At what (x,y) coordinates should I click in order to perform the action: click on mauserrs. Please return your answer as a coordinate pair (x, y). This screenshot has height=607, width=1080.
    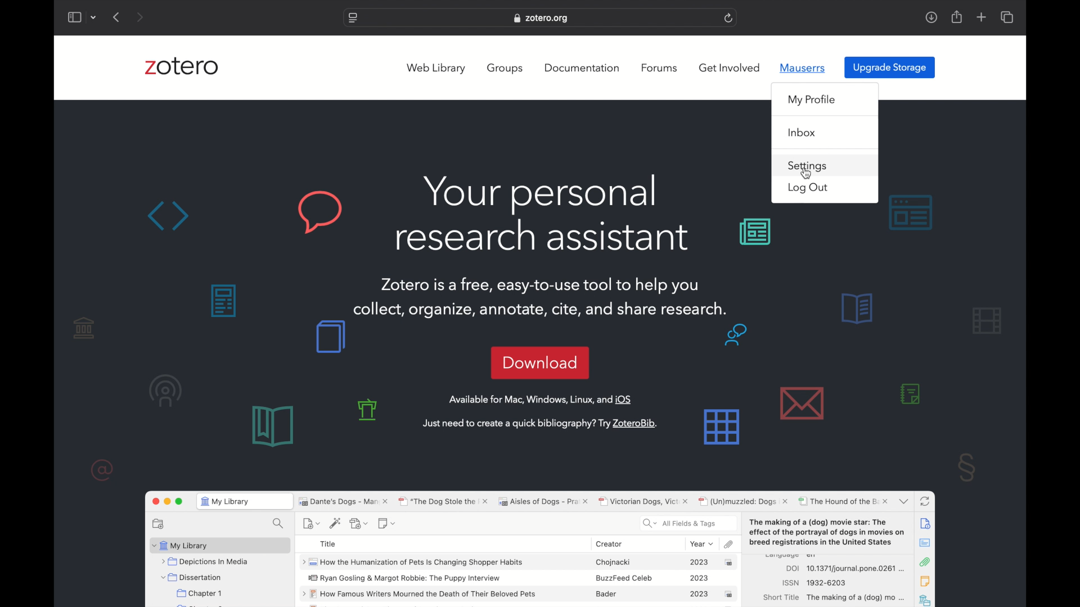
    Looking at the image, I should click on (803, 67).